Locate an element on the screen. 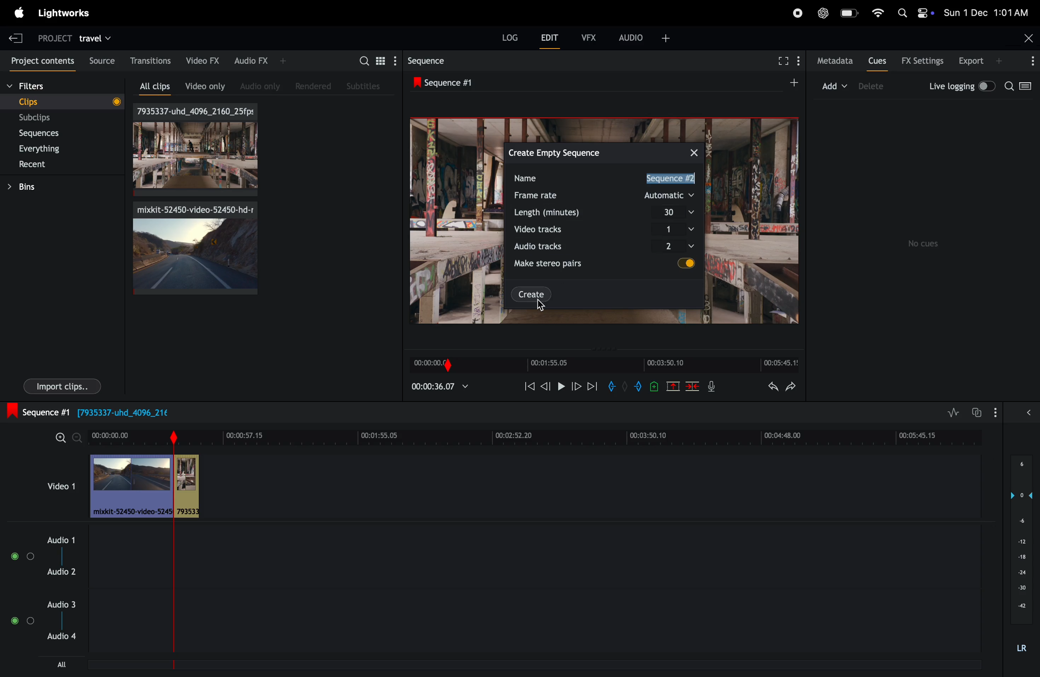 This screenshot has width=1040, height=677. apple widgets is located at coordinates (912, 14).